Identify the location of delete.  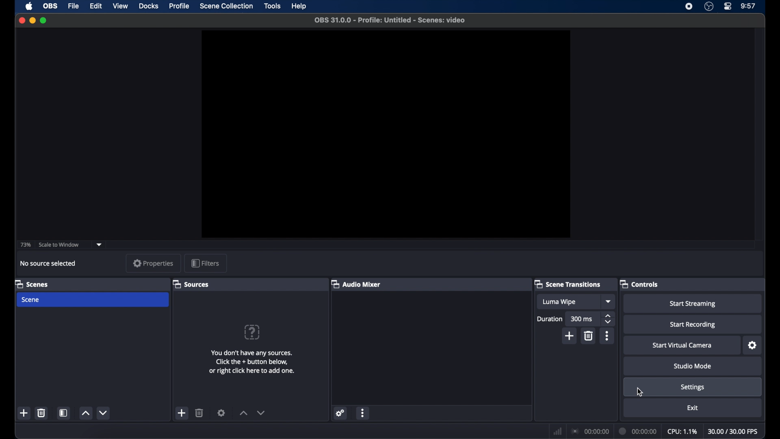
(589, 336).